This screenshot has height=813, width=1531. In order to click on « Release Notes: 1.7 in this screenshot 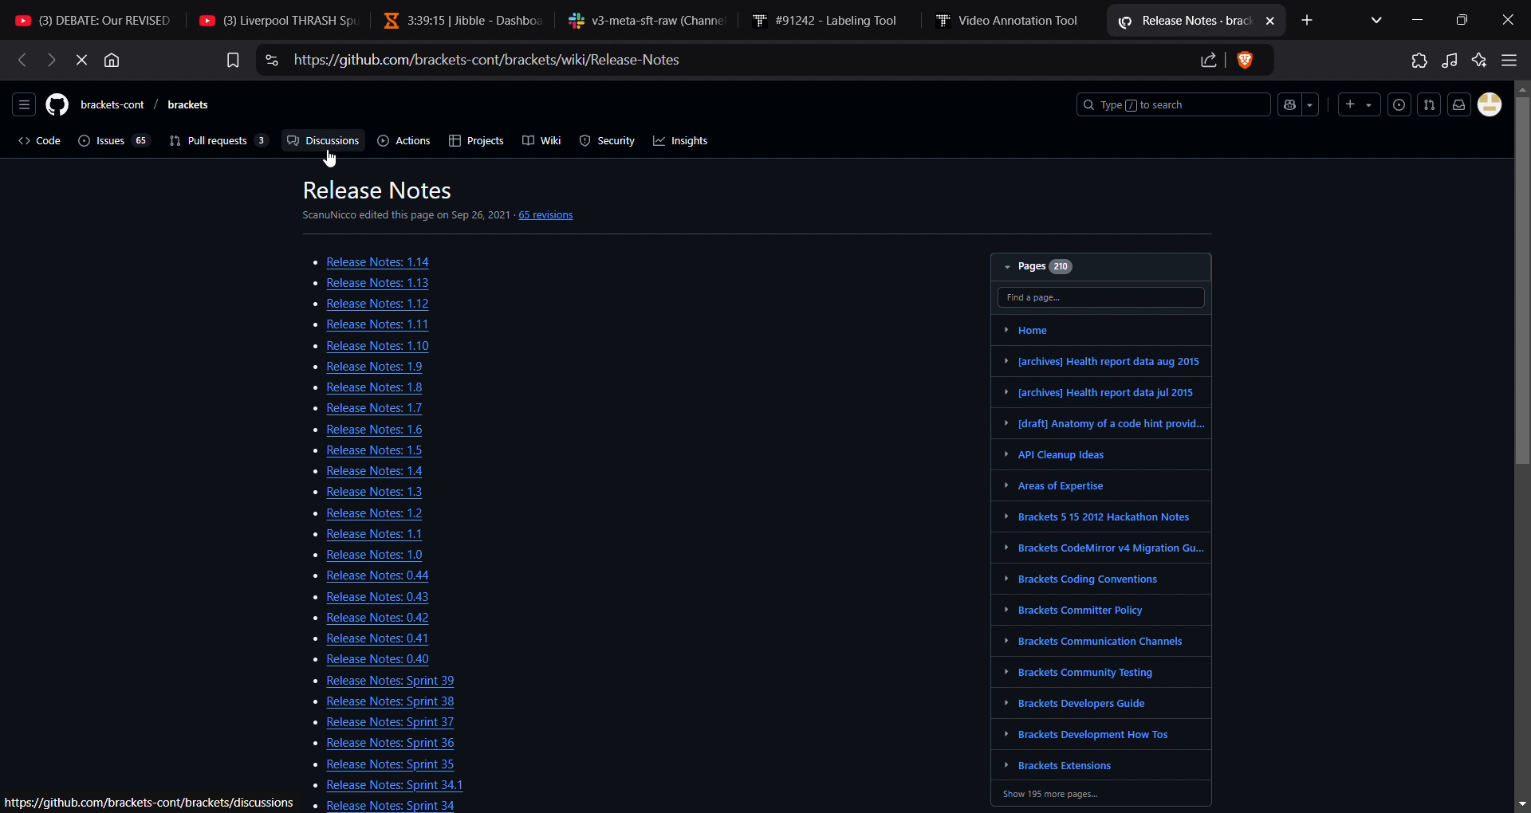, I will do `click(356, 406)`.